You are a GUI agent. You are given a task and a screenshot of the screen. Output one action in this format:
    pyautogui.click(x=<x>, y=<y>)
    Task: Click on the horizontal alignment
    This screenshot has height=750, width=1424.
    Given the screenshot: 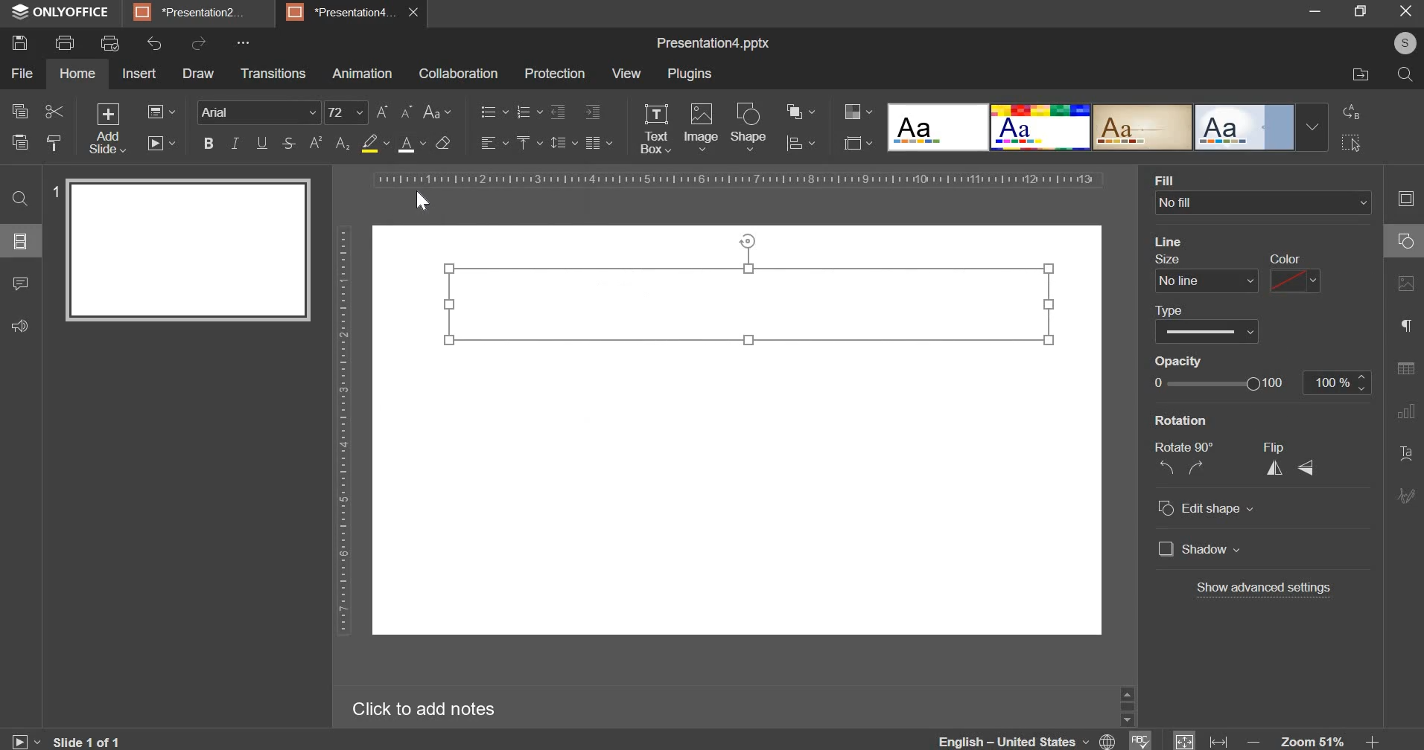 What is the action you would take?
    pyautogui.click(x=494, y=141)
    